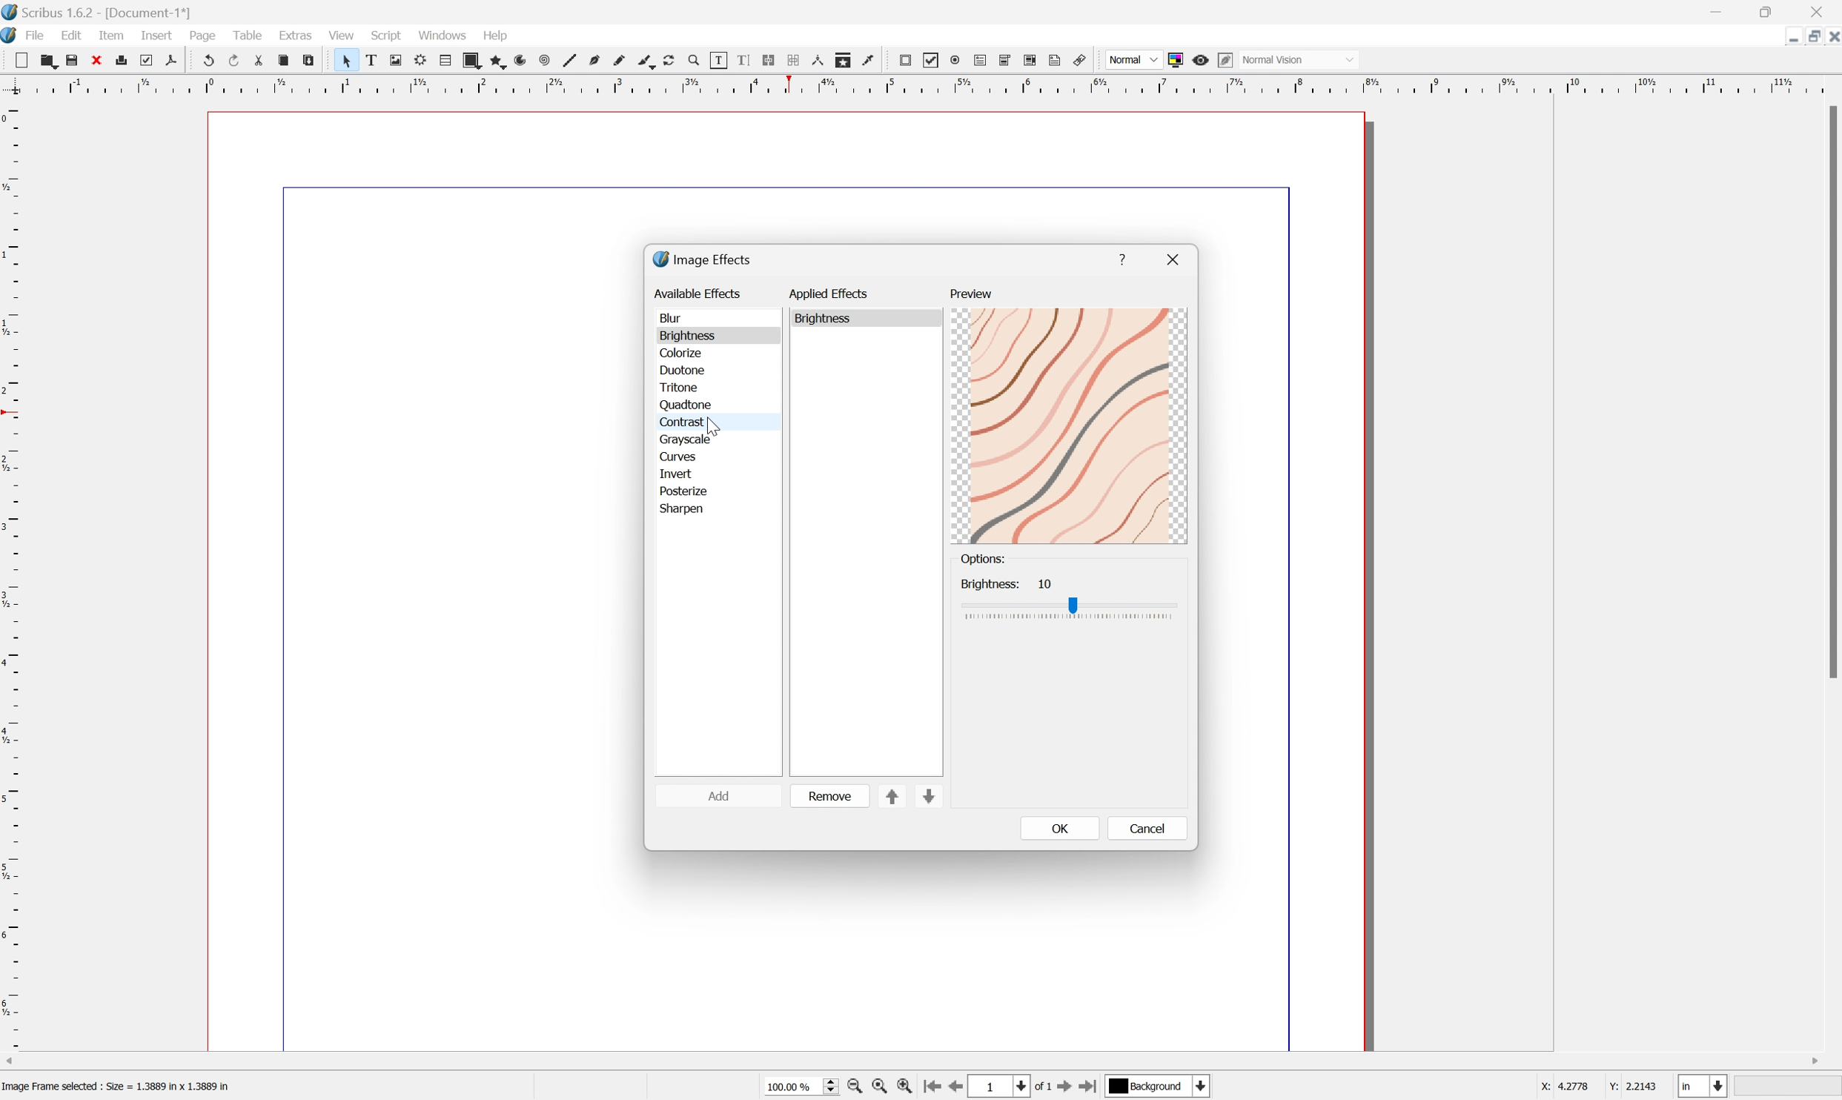 The image size is (1842, 1100). I want to click on View, so click(342, 35).